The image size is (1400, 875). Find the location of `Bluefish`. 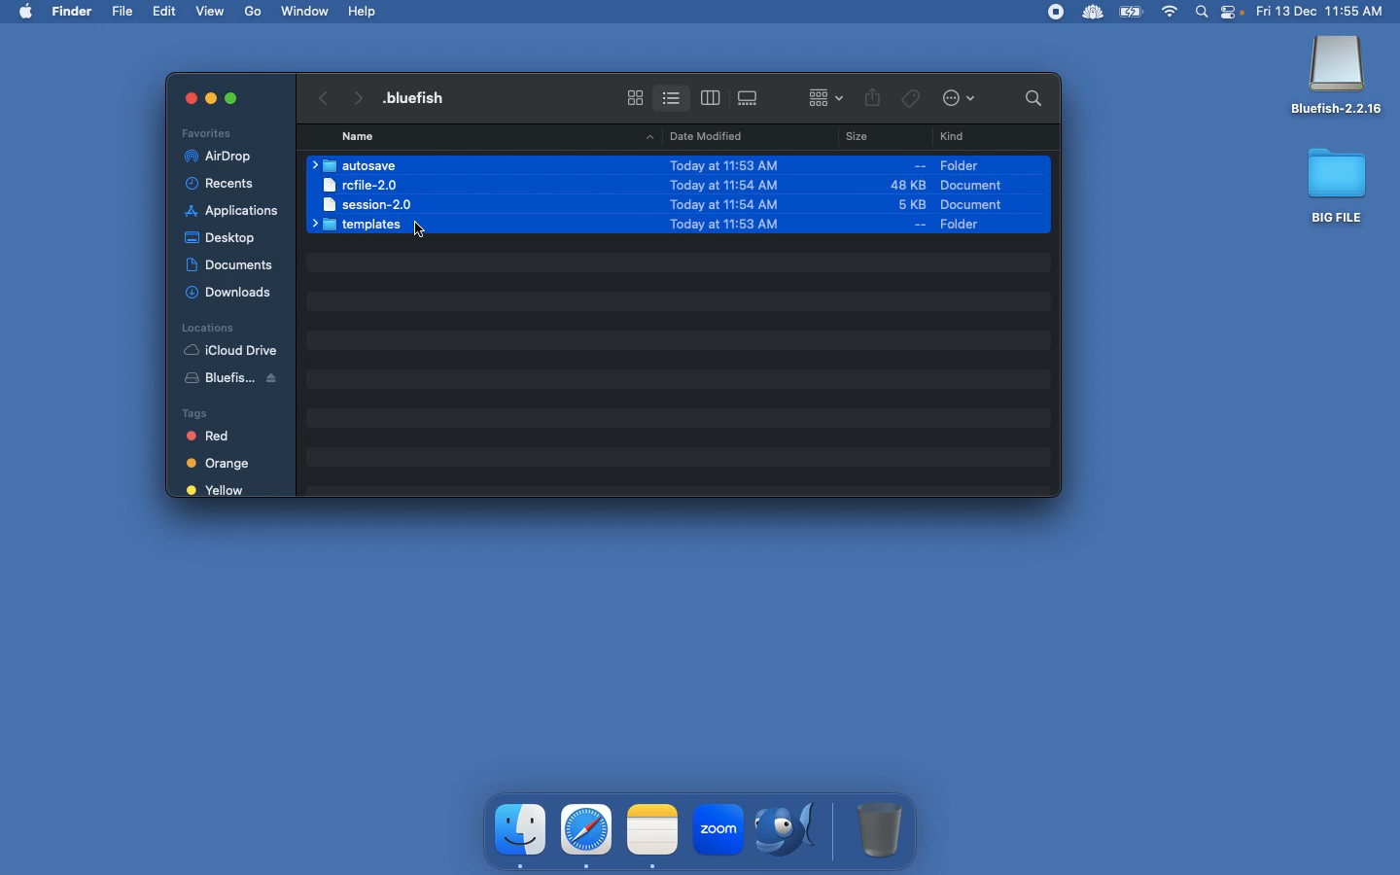

Bluefish is located at coordinates (239, 381).